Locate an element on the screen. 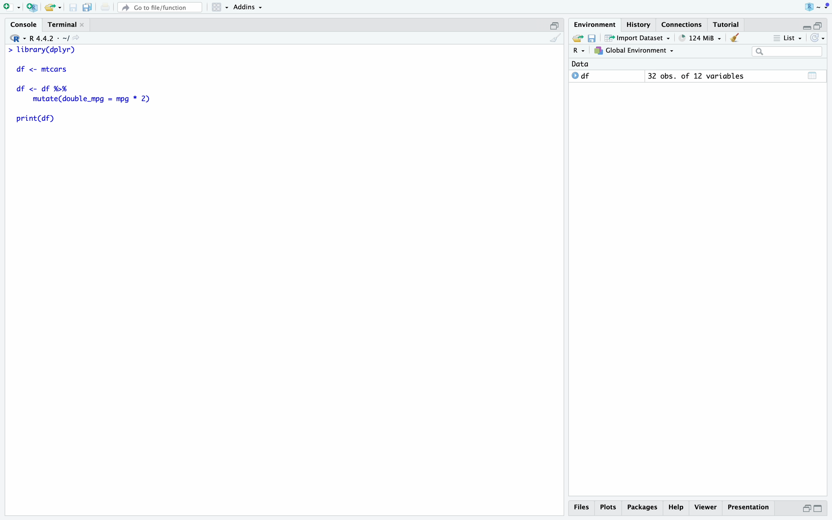 This screenshot has height=520, width=832. history is located at coordinates (640, 25).